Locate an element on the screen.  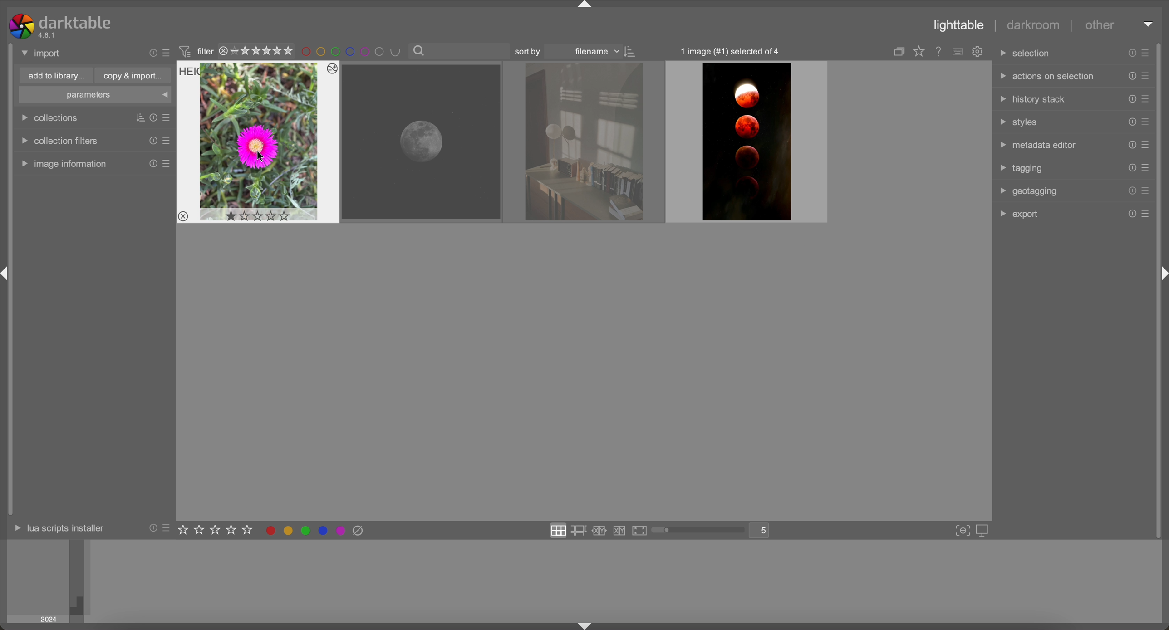
reset presets is located at coordinates (152, 117).